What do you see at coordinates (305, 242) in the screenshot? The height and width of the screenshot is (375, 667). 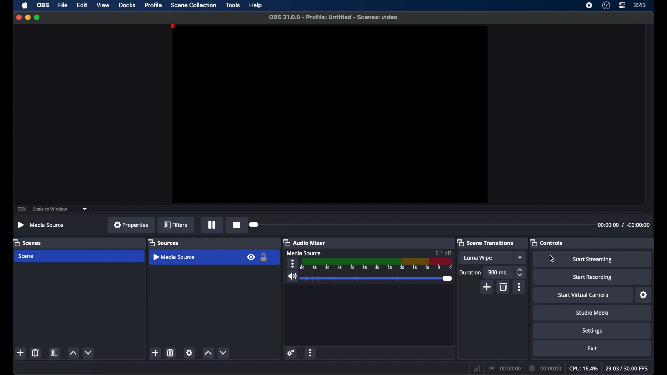 I see `audio mixer` at bounding box center [305, 242].